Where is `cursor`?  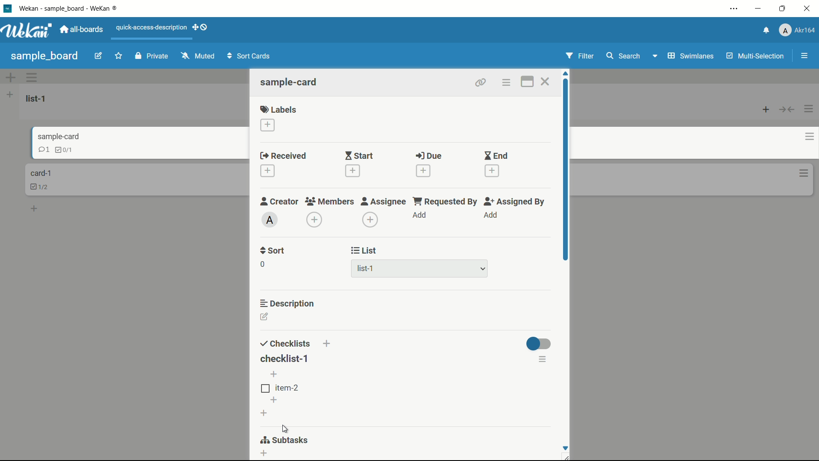 cursor is located at coordinates (285, 428).